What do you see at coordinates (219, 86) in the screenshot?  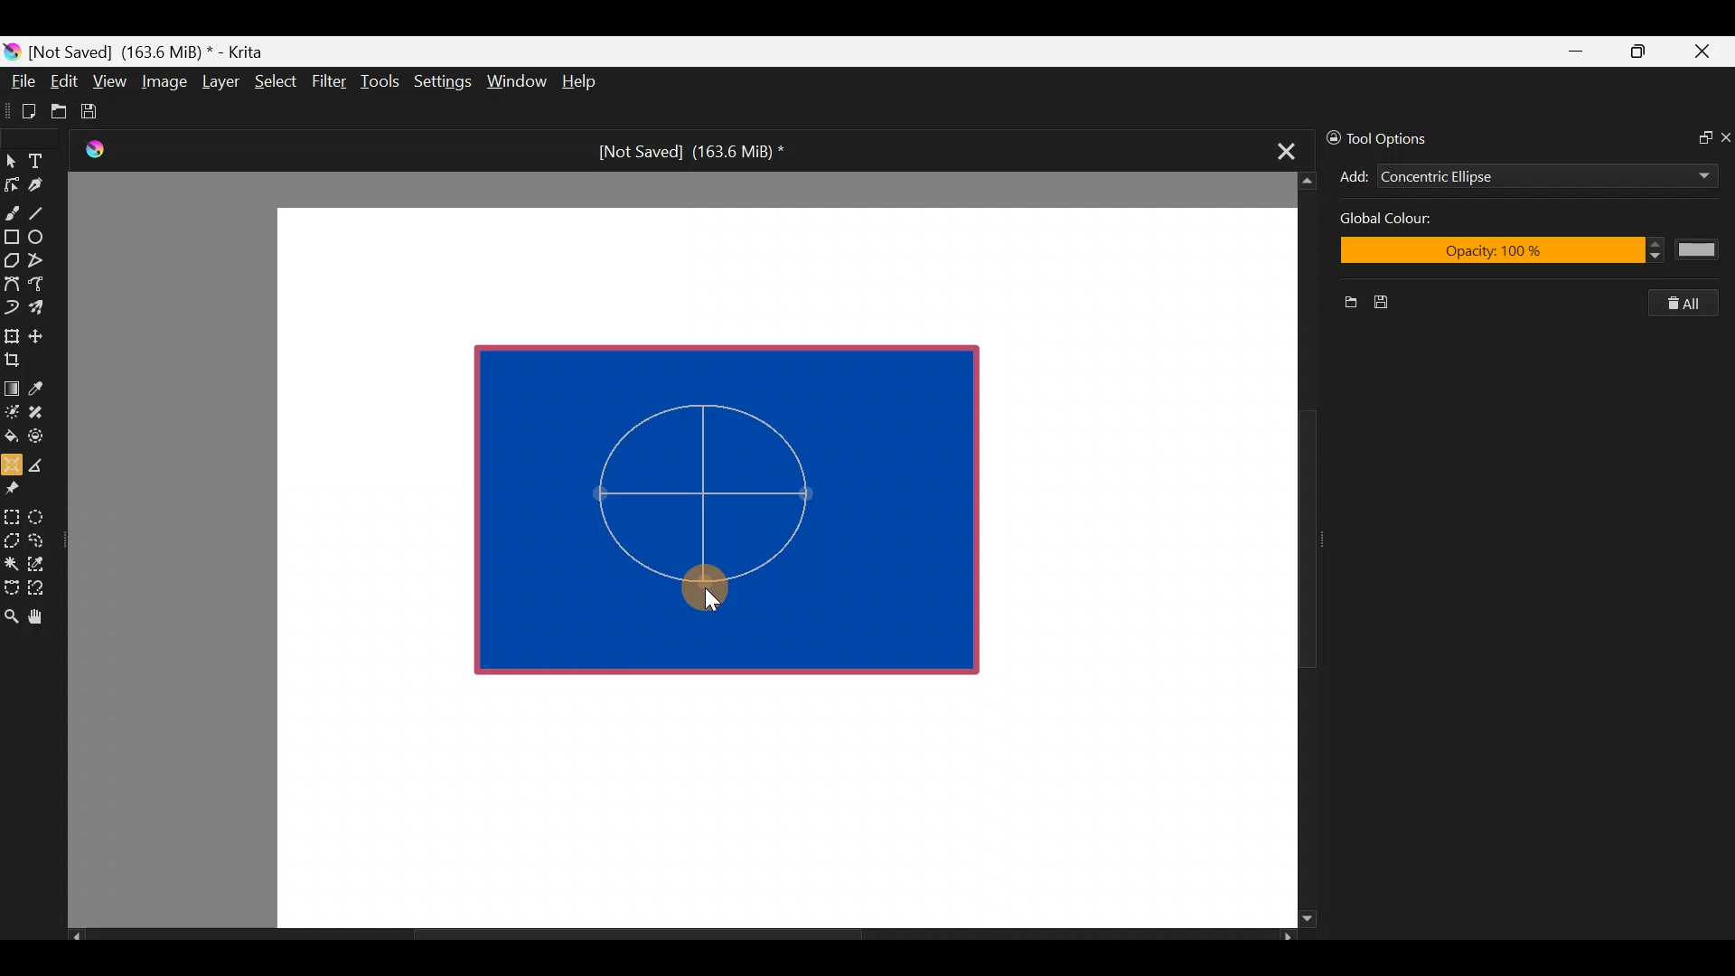 I see `Layer` at bounding box center [219, 86].